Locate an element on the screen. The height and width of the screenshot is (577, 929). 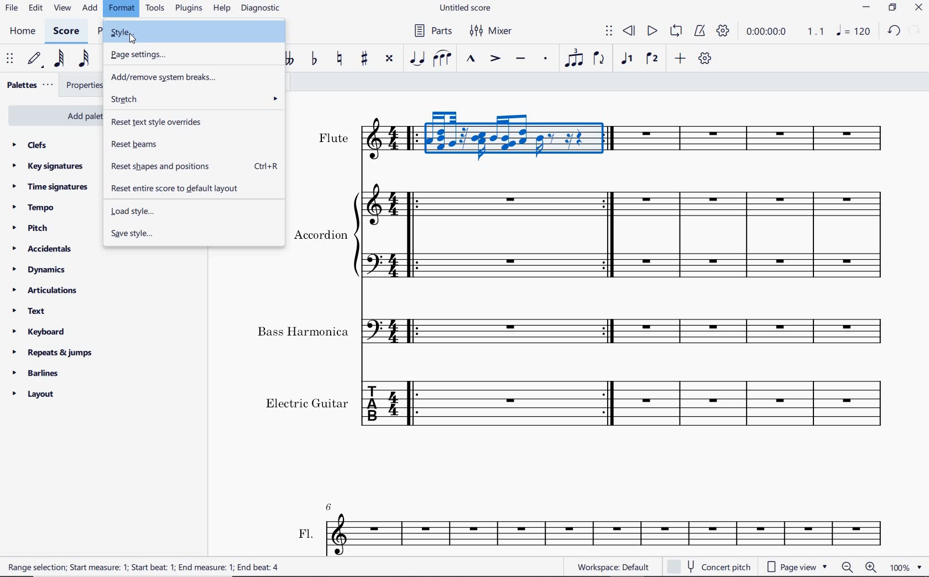
marcato is located at coordinates (471, 59).